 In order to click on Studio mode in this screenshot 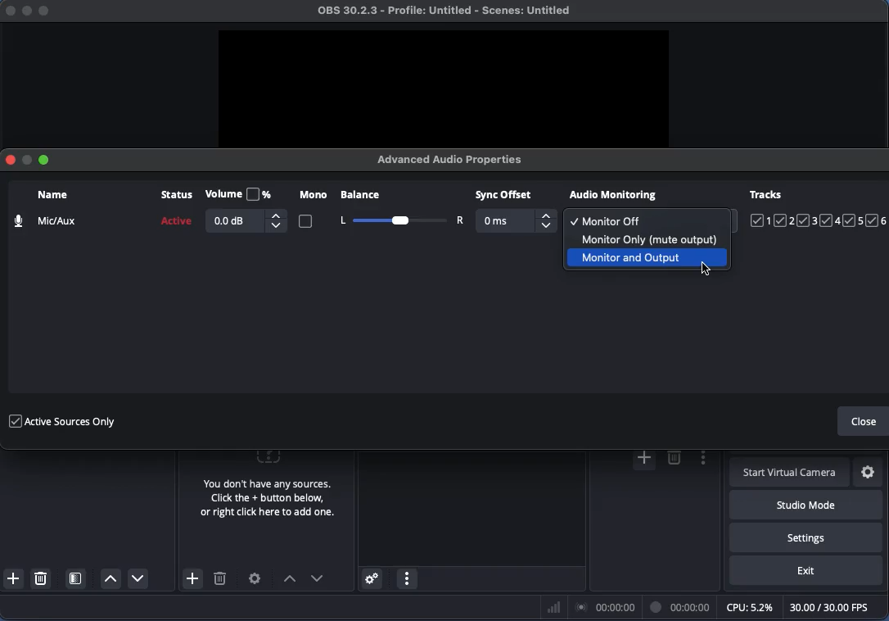, I will do `click(803, 505)`.